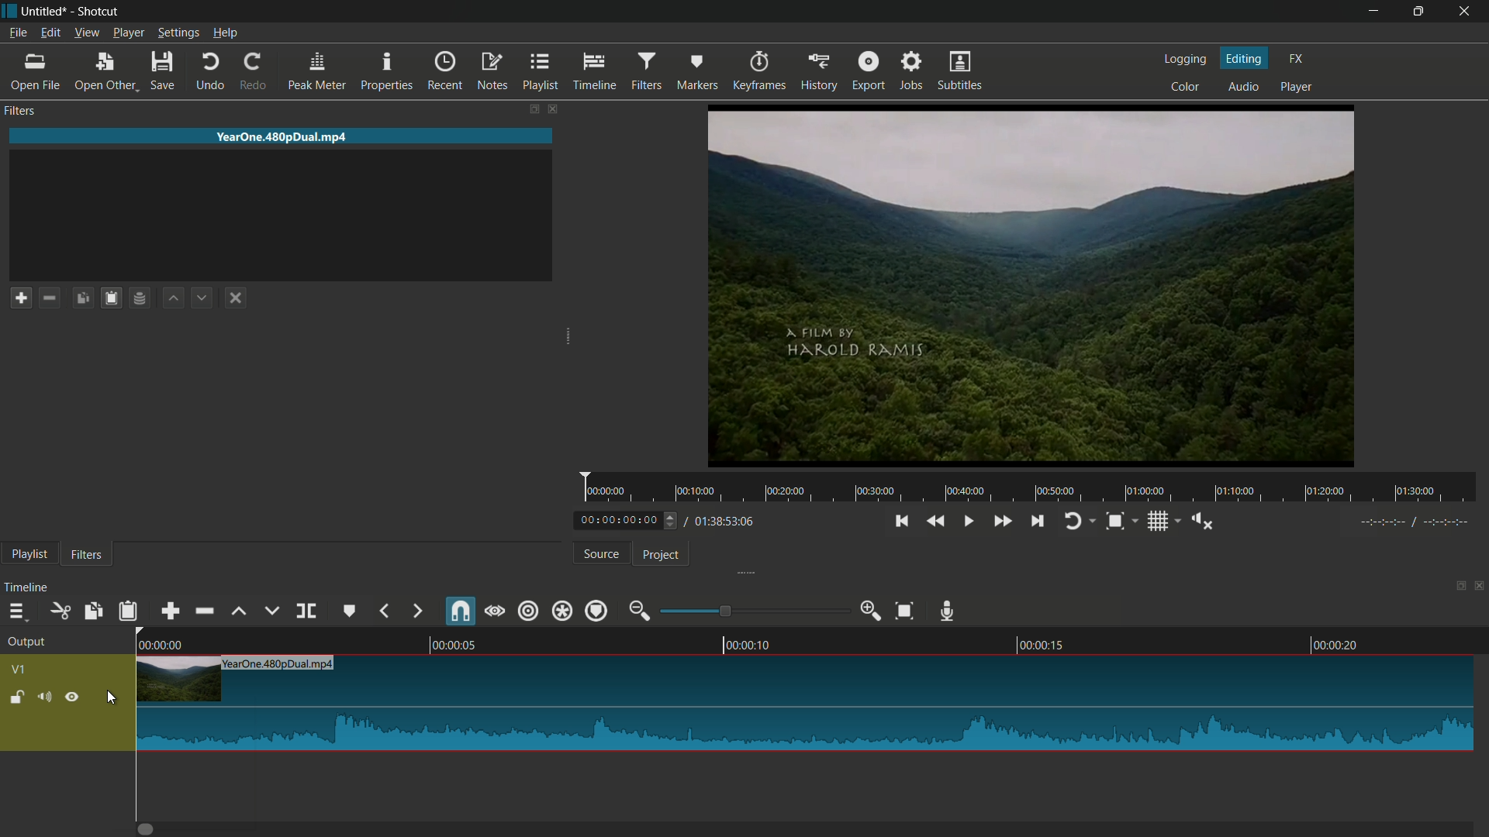 The height and width of the screenshot is (837, 1489). Describe the element at coordinates (913, 72) in the screenshot. I see `jobs` at that location.